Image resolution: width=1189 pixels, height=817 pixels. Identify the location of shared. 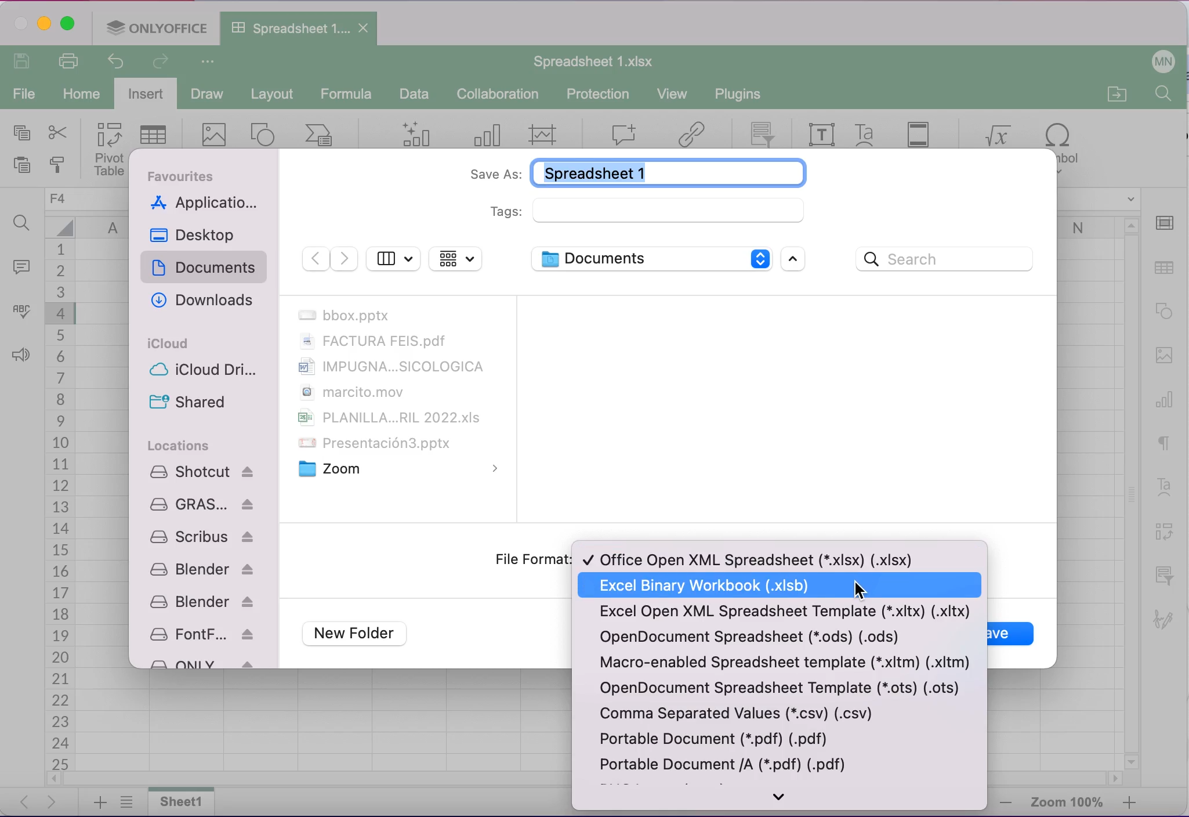
(187, 402).